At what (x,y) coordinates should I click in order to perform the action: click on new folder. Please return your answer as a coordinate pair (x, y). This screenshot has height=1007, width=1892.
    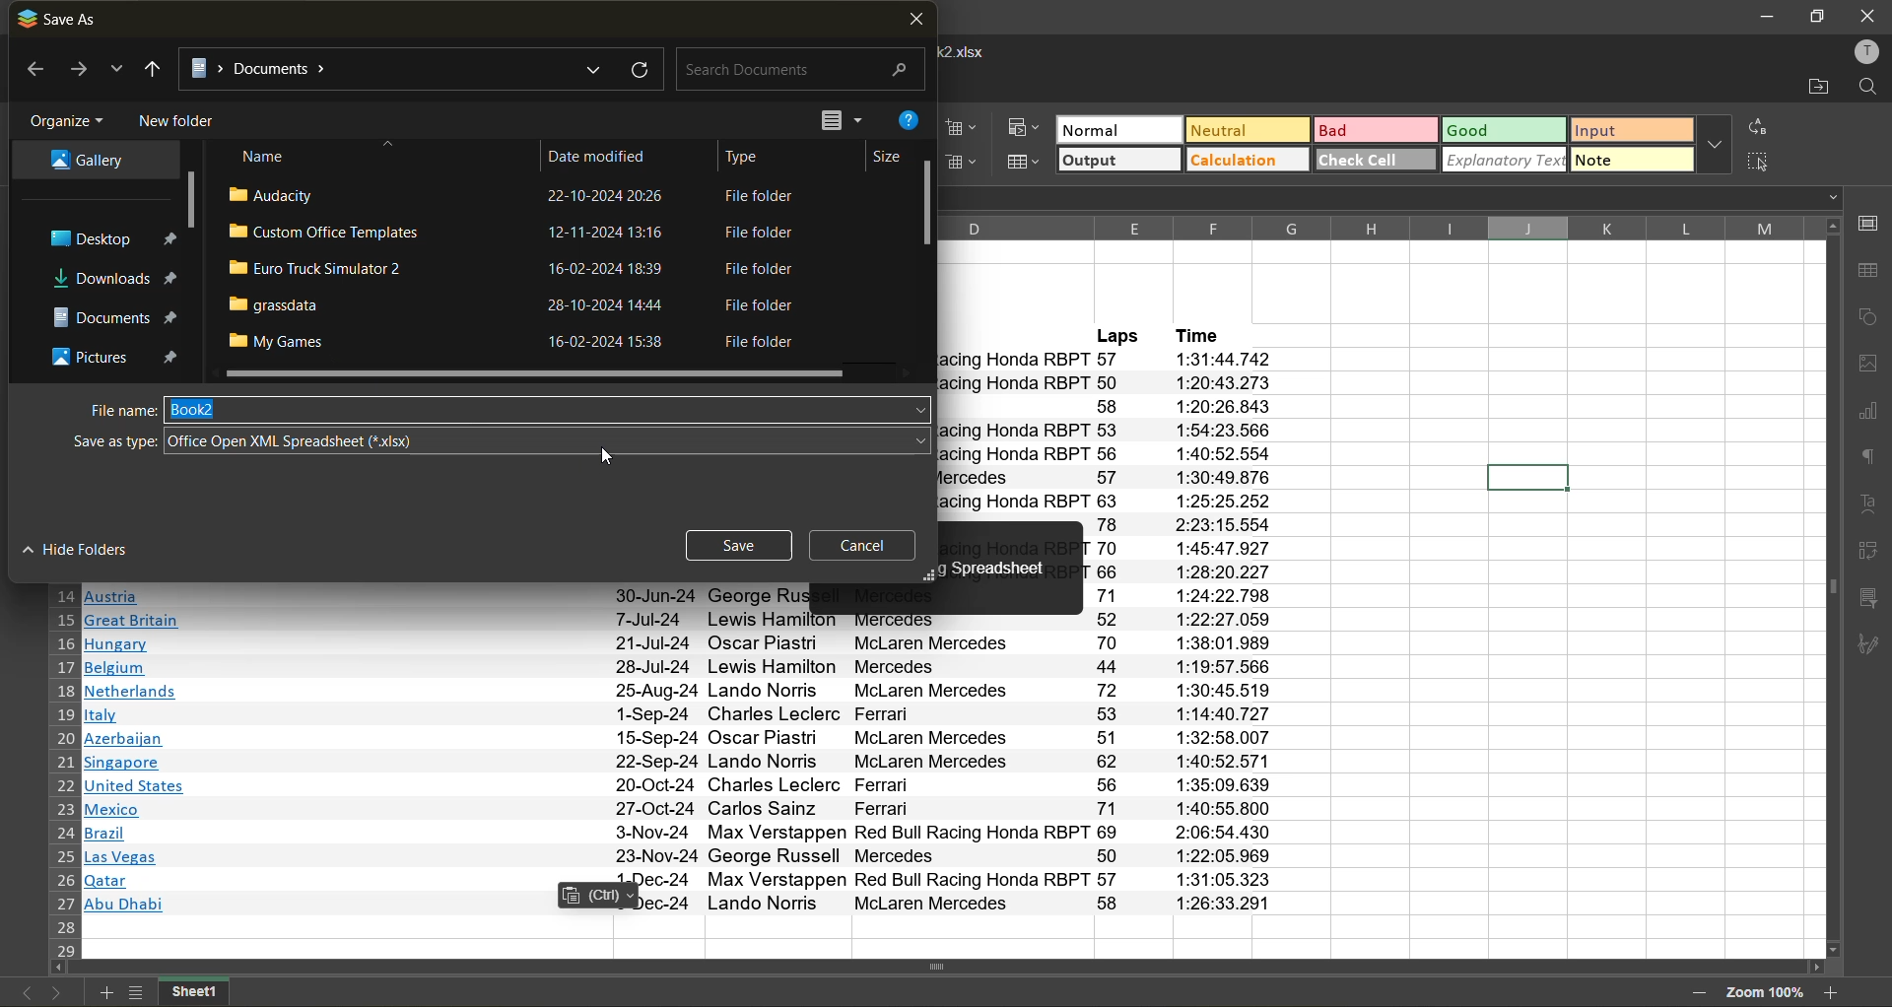
    Looking at the image, I should click on (179, 119).